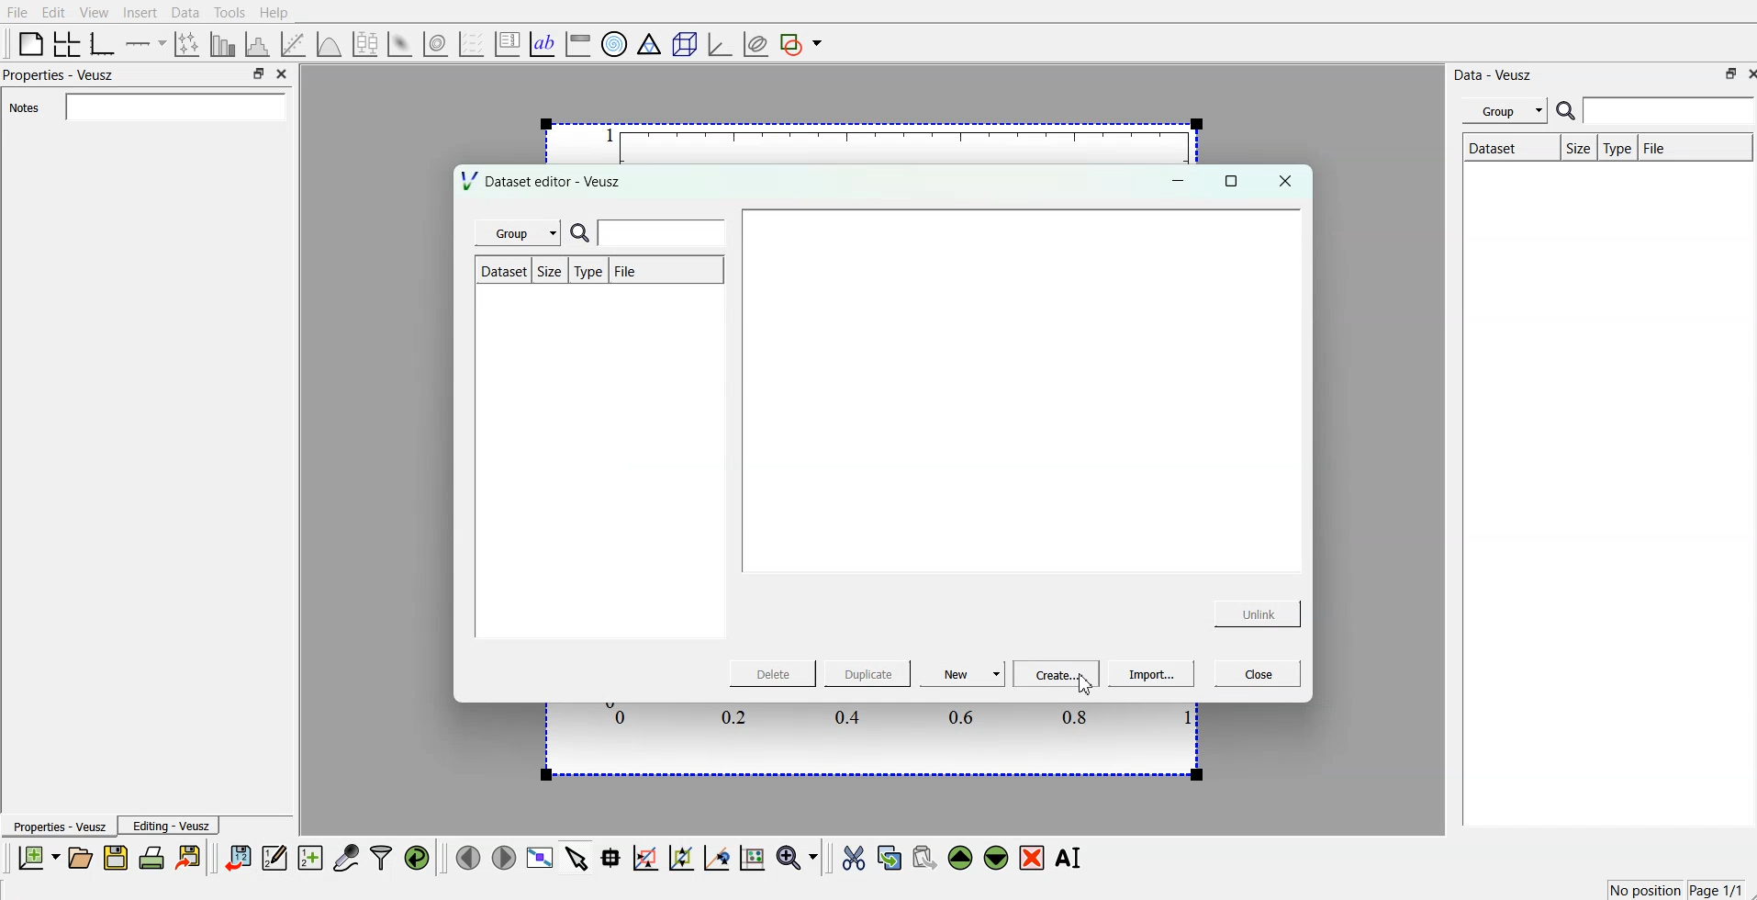  What do you see at coordinates (856, 858) in the screenshot?
I see `cut the selected widgets` at bounding box center [856, 858].